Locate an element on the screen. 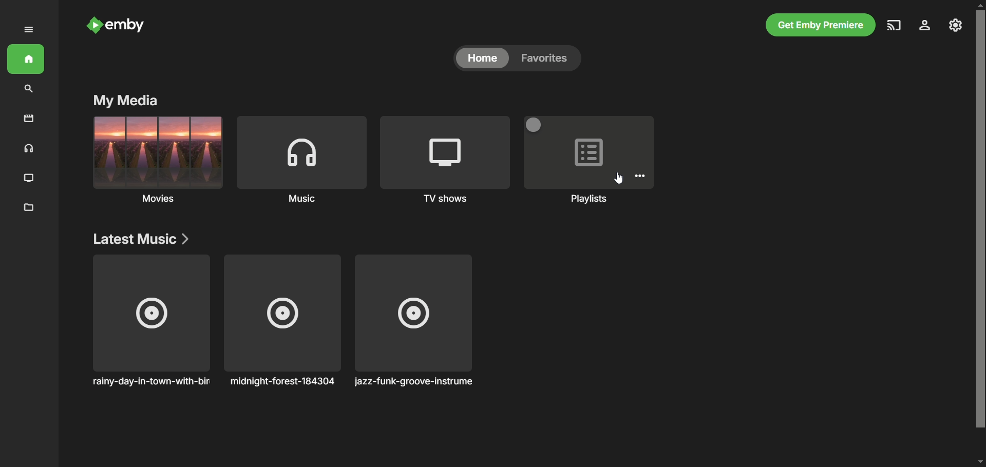  home is located at coordinates (26, 59).